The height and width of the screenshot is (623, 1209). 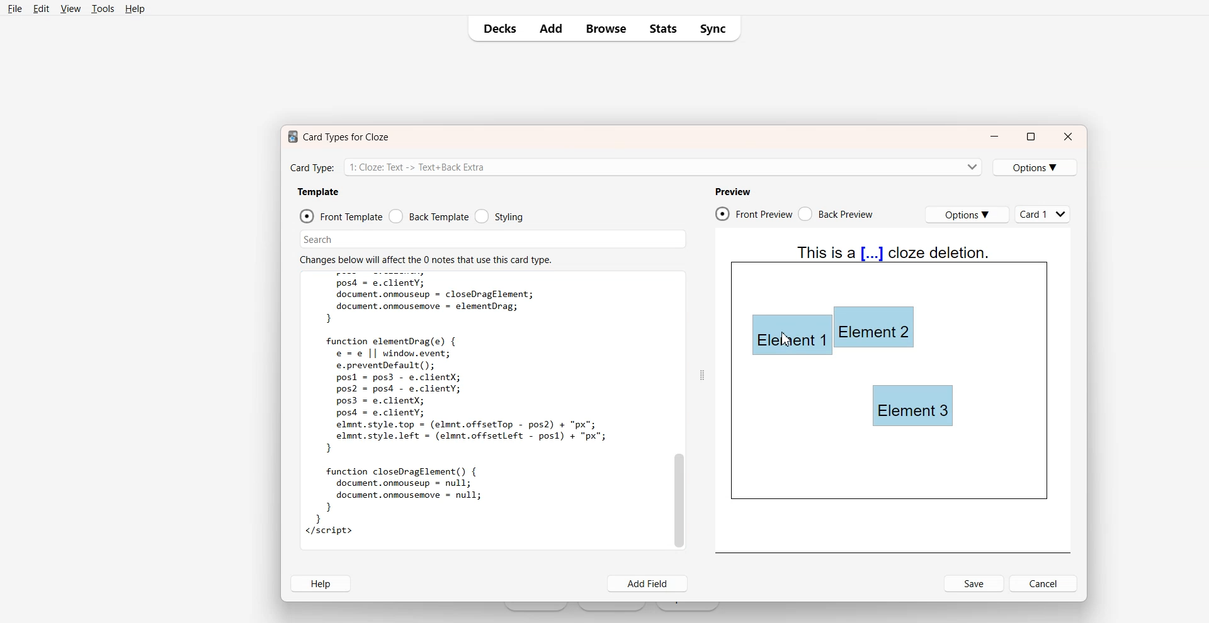 I want to click on Browse, so click(x=605, y=29).